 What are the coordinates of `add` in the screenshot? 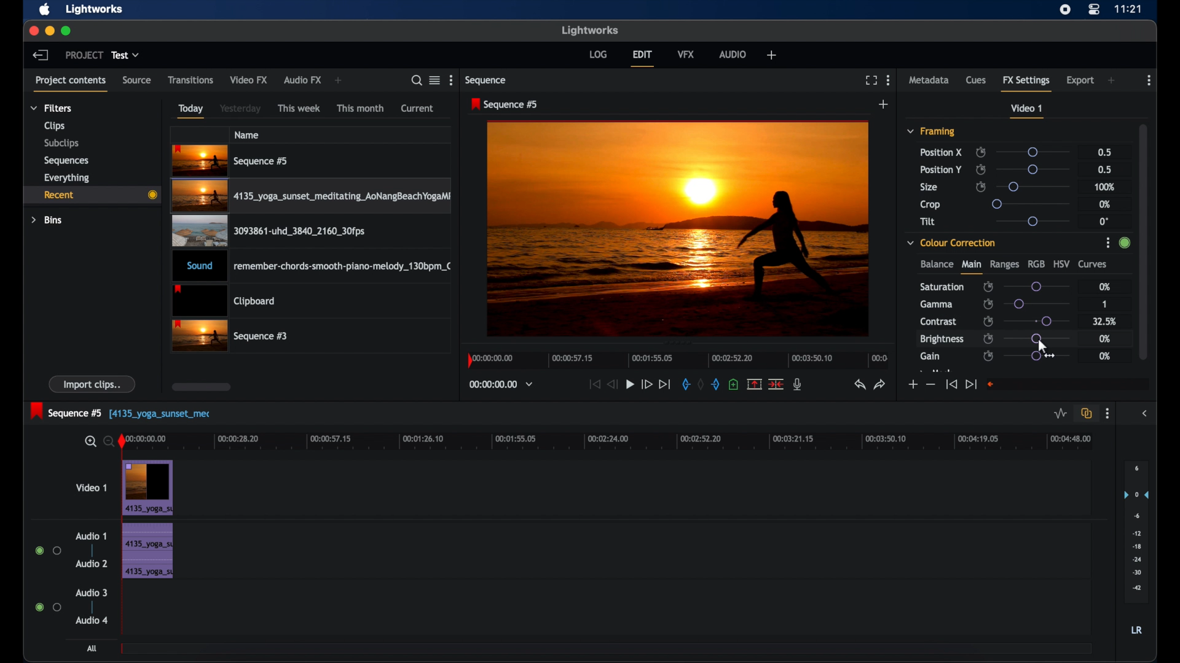 It's located at (884, 104).